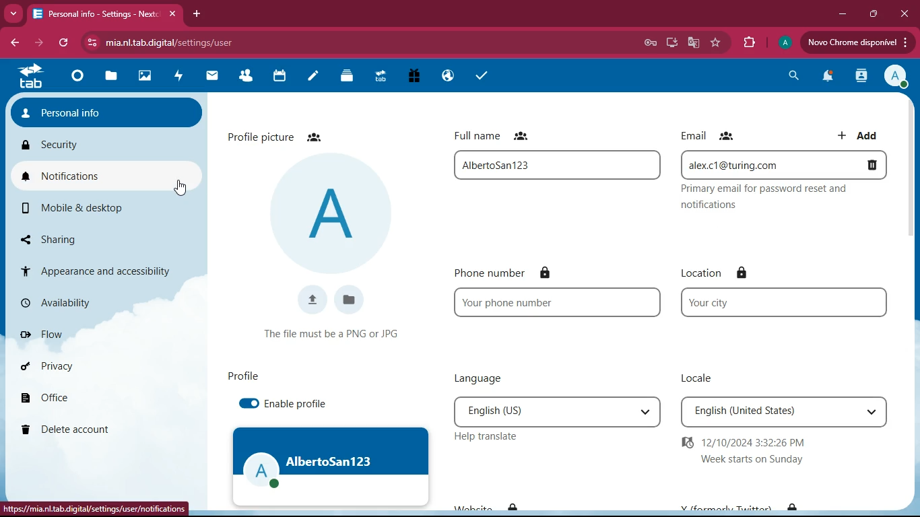 This screenshot has width=920, height=517. Describe the element at coordinates (284, 135) in the screenshot. I see `profile picture` at that location.